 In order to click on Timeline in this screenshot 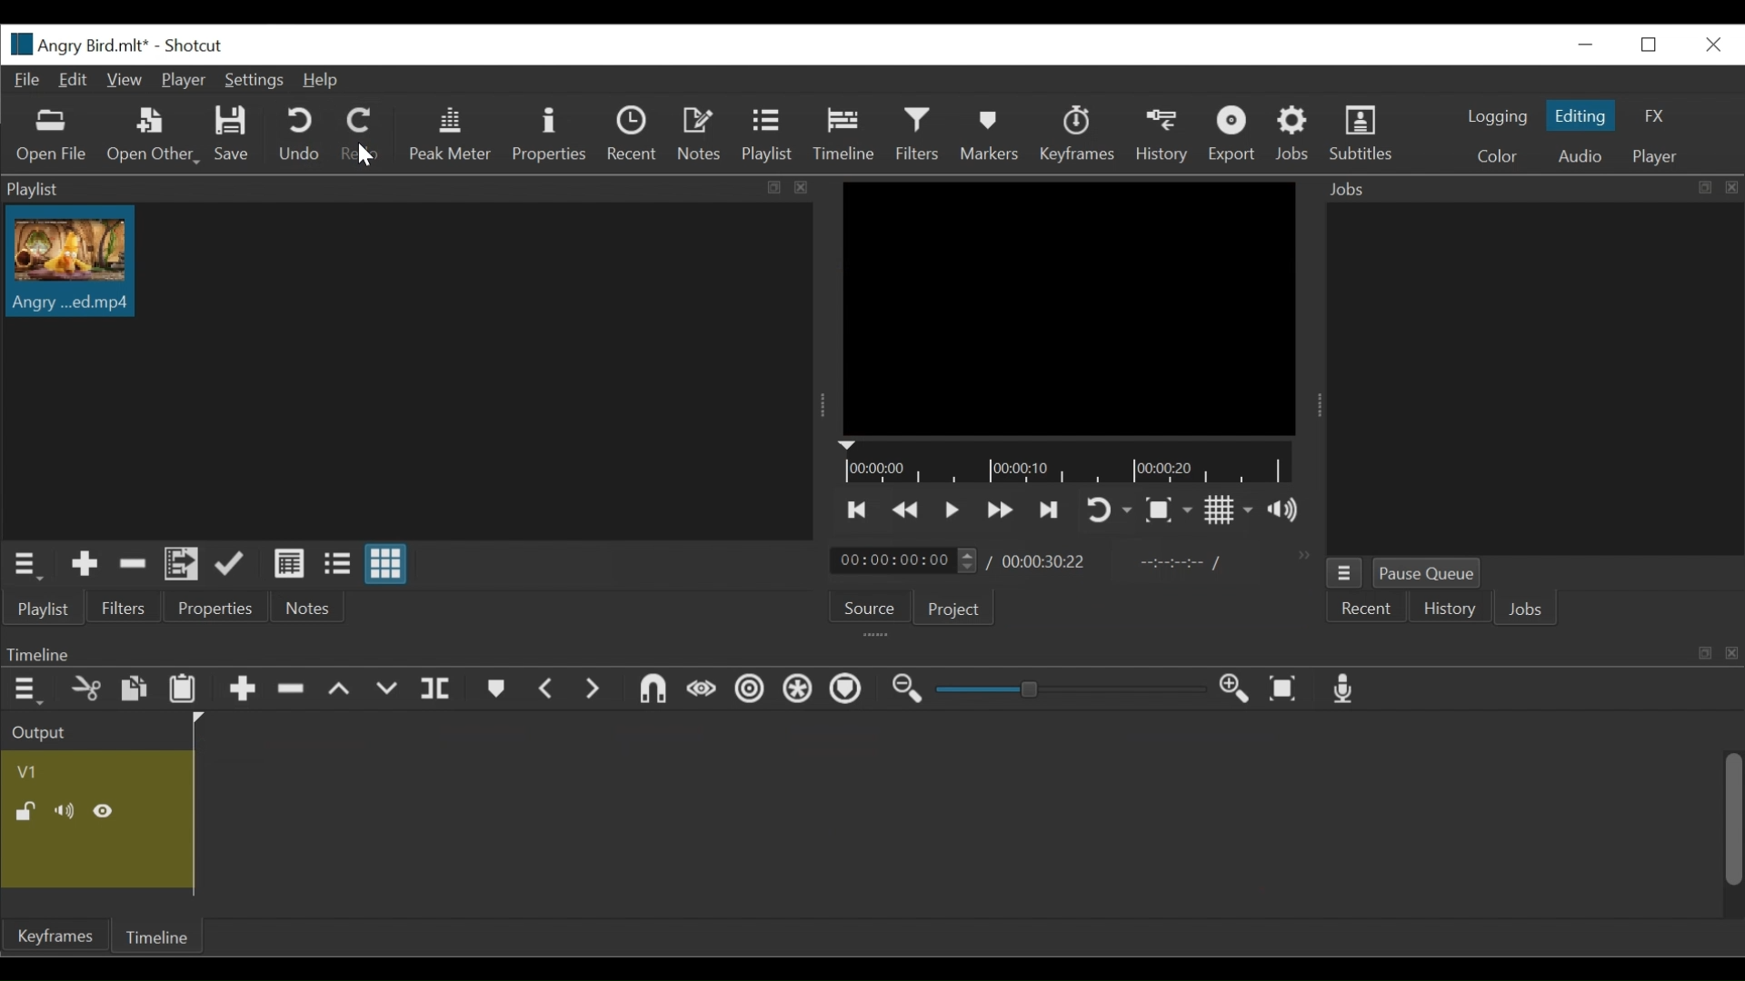, I will do `click(1067, 463)`.